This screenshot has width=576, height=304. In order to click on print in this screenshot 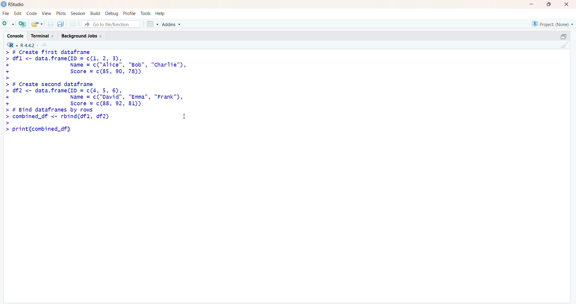, I will do `click(73, 24)`.